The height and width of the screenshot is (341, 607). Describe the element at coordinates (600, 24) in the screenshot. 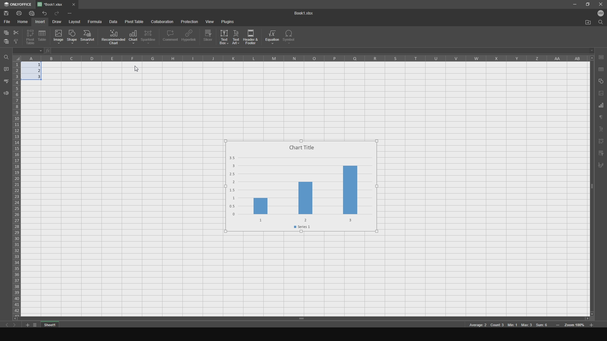

I see `find` at that location.